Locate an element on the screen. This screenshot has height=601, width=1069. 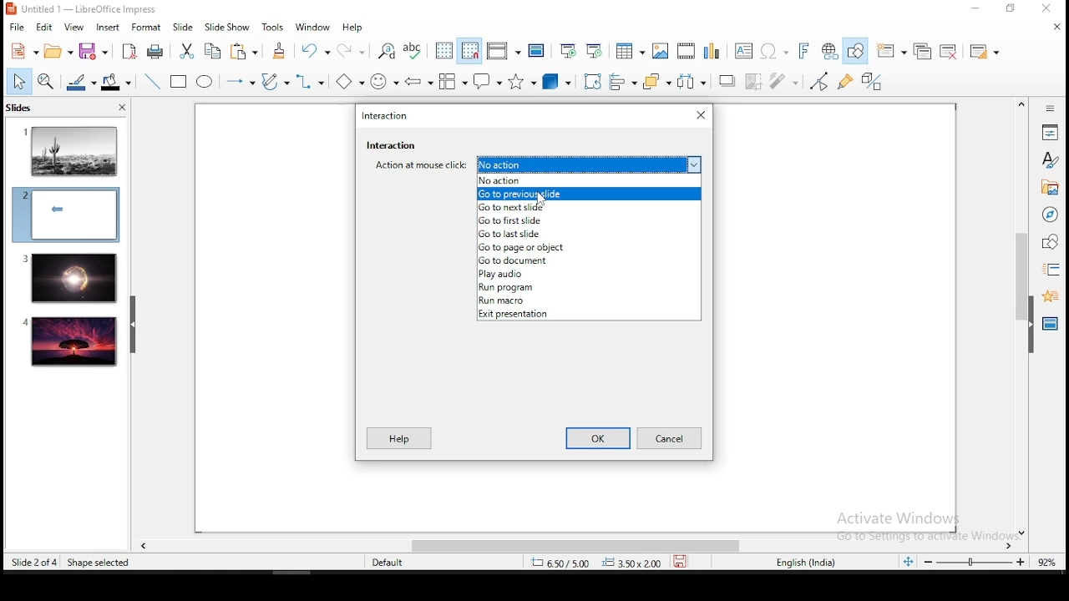
images is located at coordinates (659, 51).